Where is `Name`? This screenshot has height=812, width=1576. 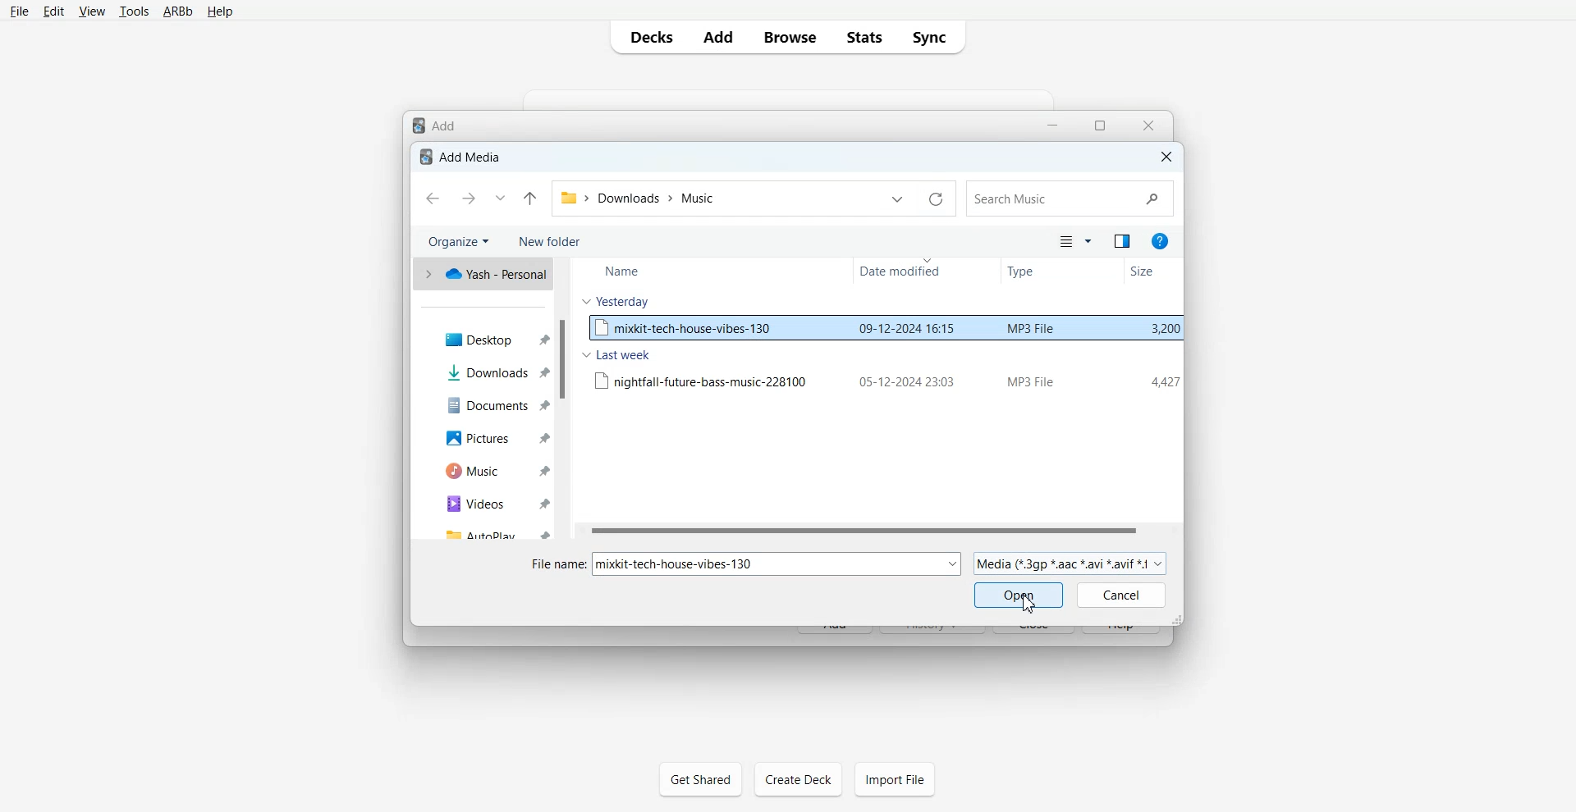 Name is located at coordinates (630, 271).